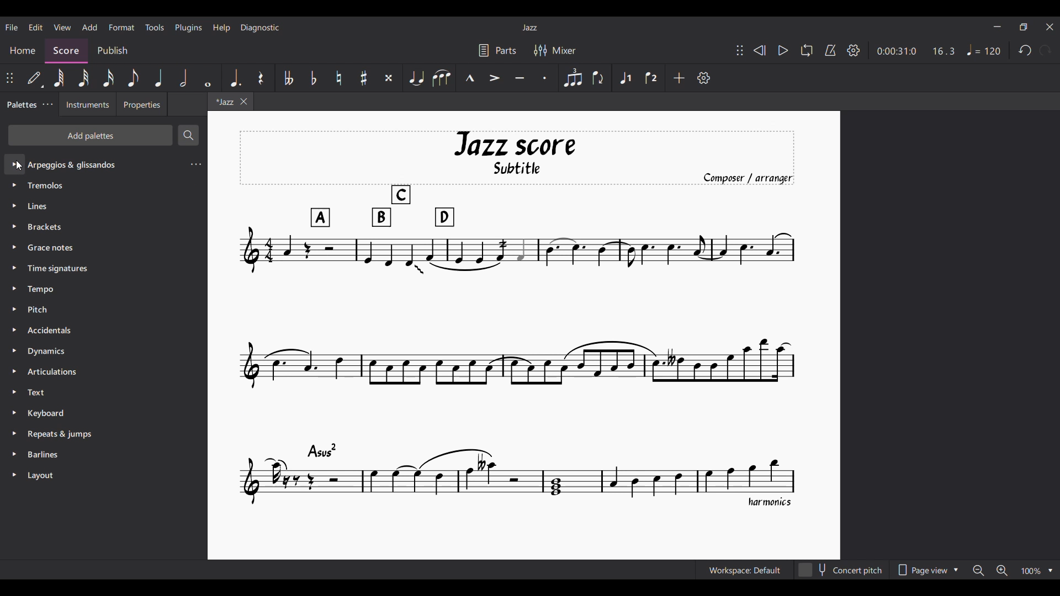 The width and height of the screenshot is (1060, 596). I want to click on Edit menu, so click(35, 27).